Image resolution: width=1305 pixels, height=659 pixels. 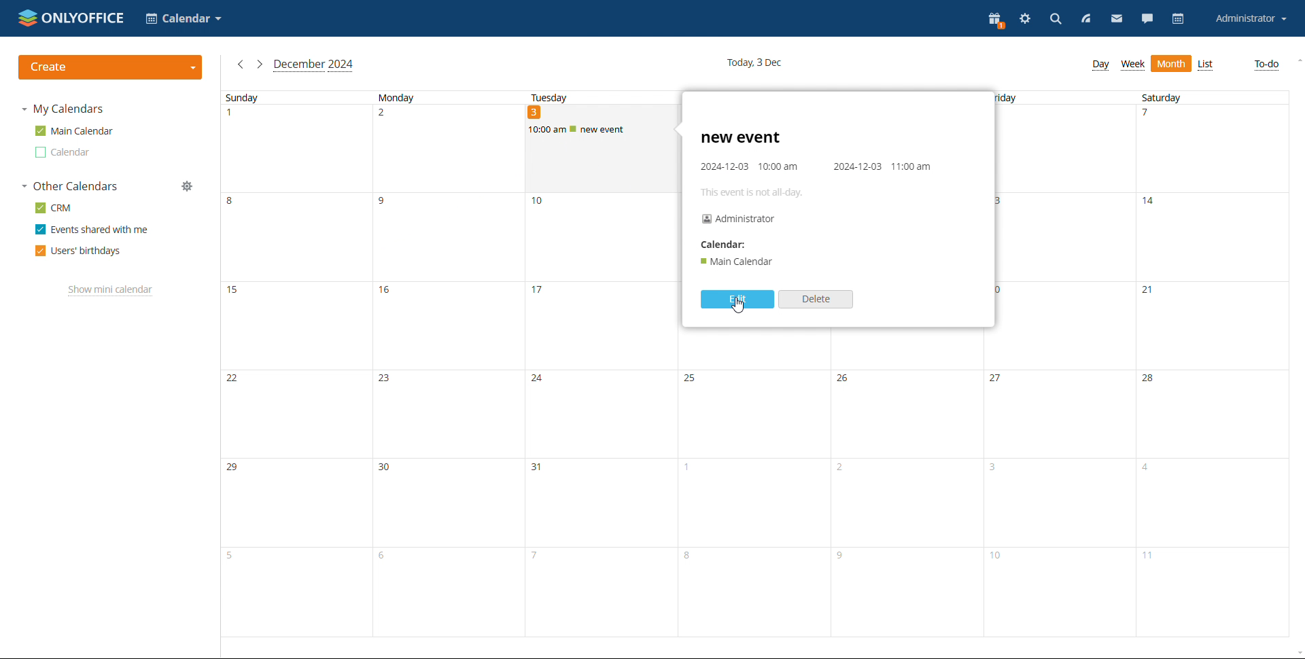 I want to click on 28, so click(x=1215, y=413).